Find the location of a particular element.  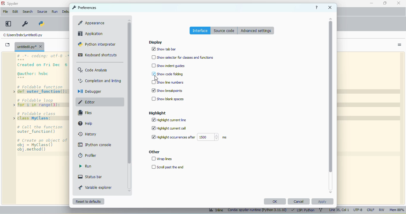

display is located at coordinates (155, 42).